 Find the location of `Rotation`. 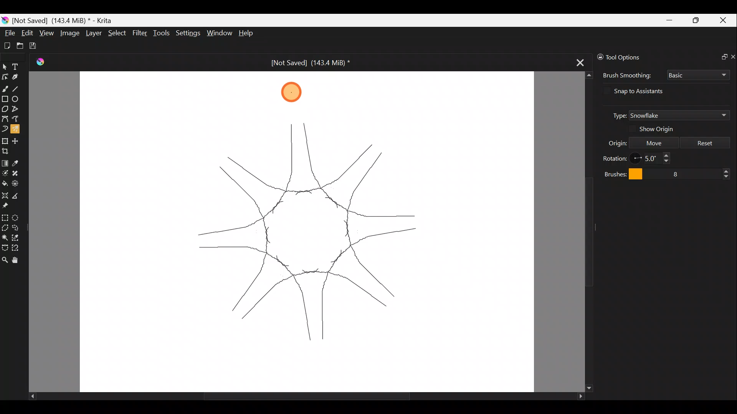

Rotation is located at coordinates (615, 157).